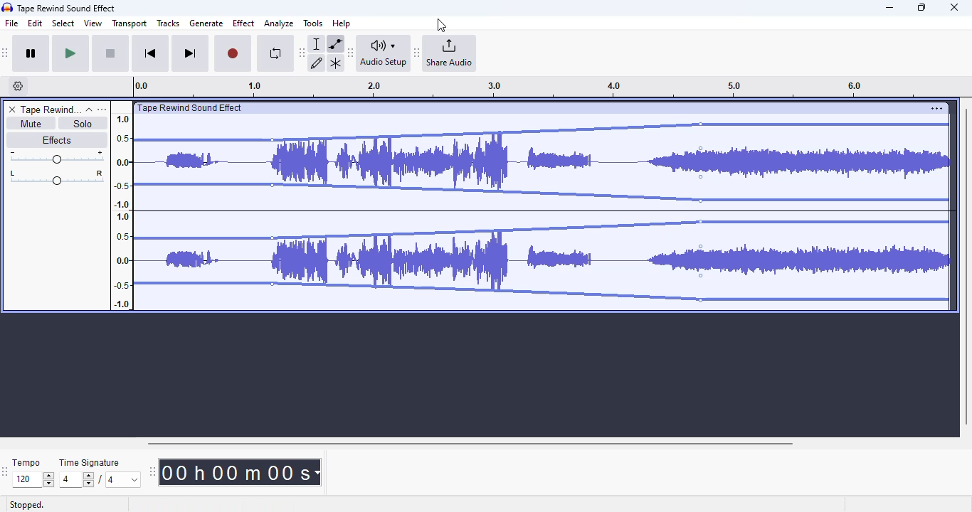 The image size is (972, 512). I want to click on mute, so click(30, 124).